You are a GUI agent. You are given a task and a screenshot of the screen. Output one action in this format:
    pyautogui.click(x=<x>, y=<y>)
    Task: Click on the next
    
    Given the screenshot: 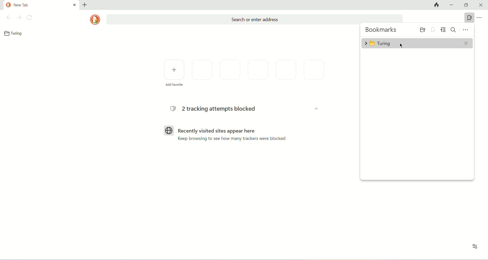 What is the action you would take?
    pyautogui.click(x=19, y=18)
    